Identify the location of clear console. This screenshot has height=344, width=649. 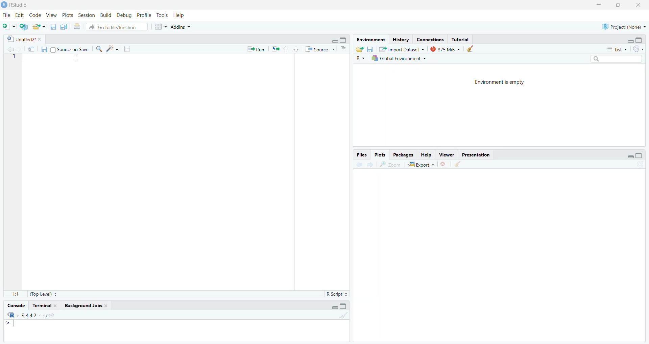
(344, 316).